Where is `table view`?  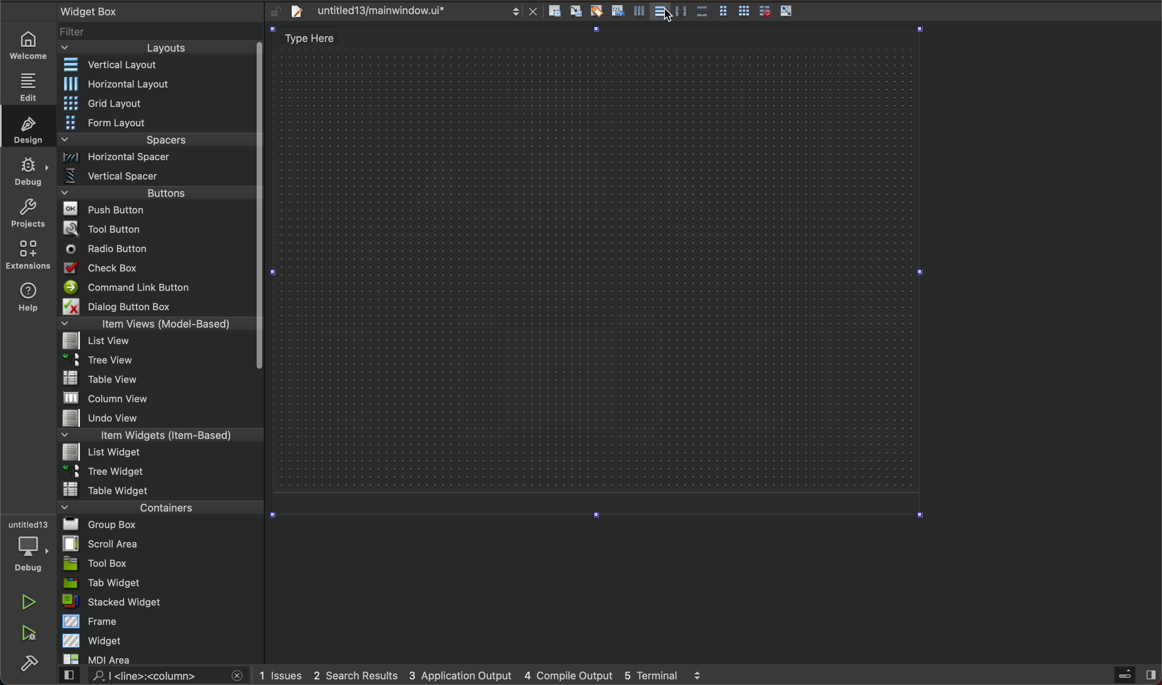
table view is located at coordinates (156, 379).